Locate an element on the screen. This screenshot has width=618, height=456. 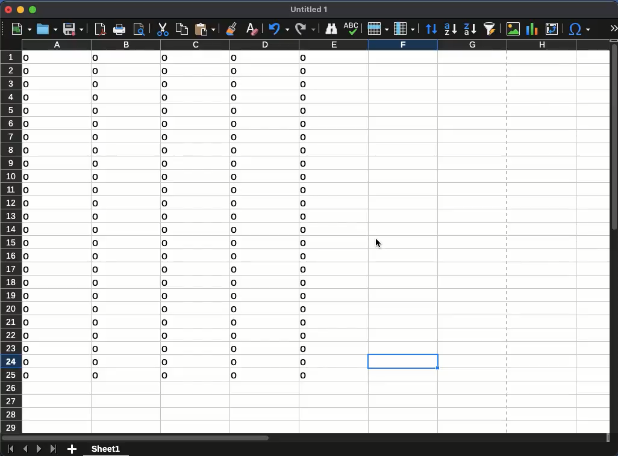
new is located at coordinates (20, 29).